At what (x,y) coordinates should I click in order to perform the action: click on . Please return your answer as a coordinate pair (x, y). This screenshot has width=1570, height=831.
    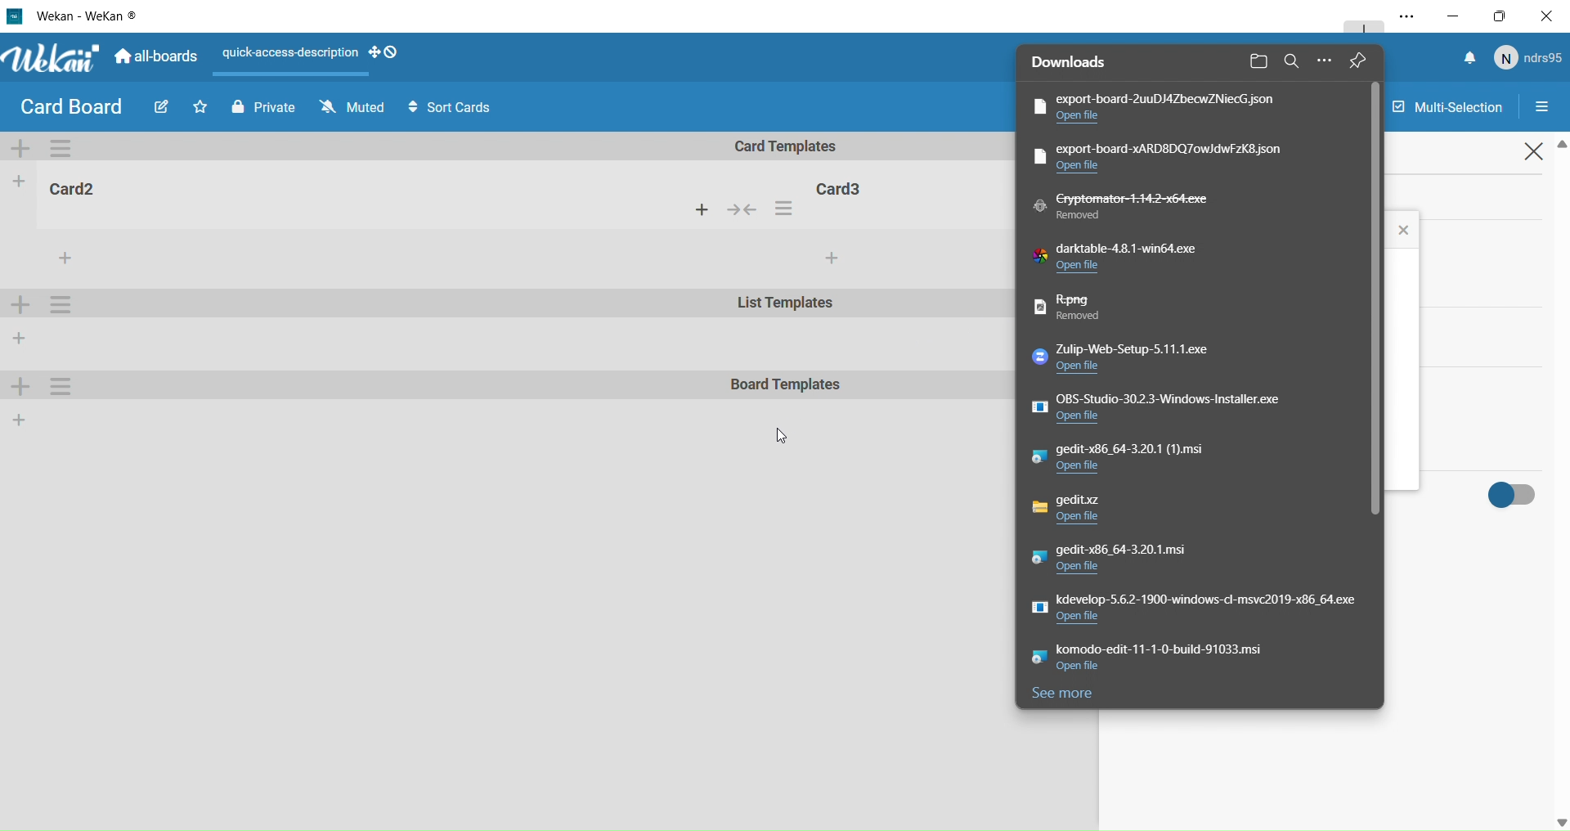
    Looking at the image, I should click on (1469, 61).